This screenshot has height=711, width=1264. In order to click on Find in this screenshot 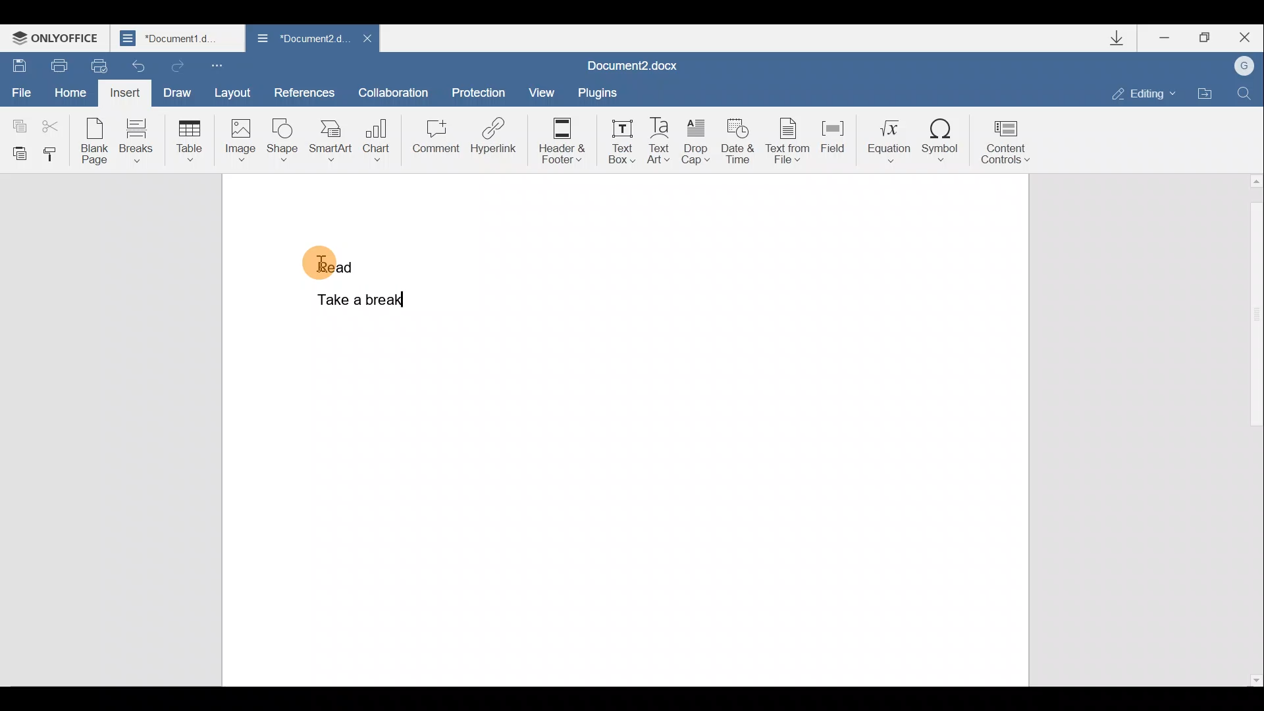, I will do `click(1246, 92)`.